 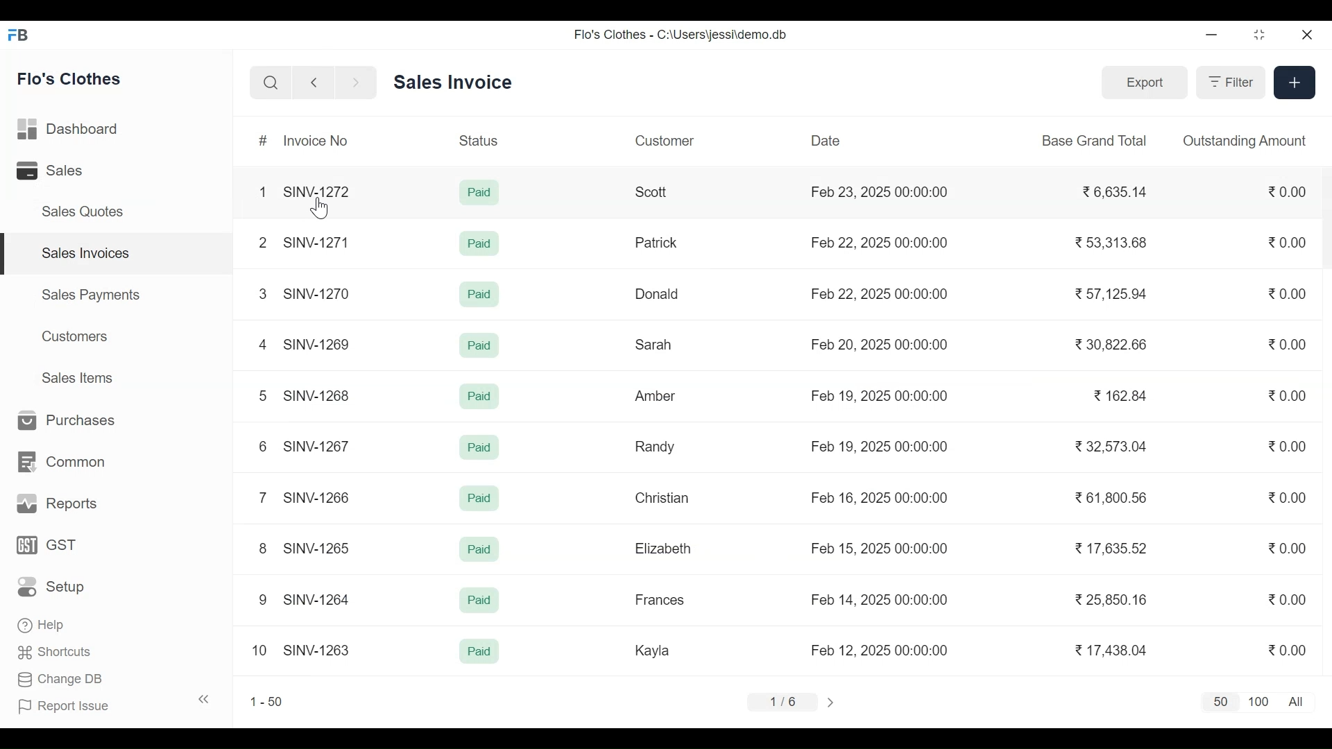 I want to click on 0.00, so click(x=1288, y=292).